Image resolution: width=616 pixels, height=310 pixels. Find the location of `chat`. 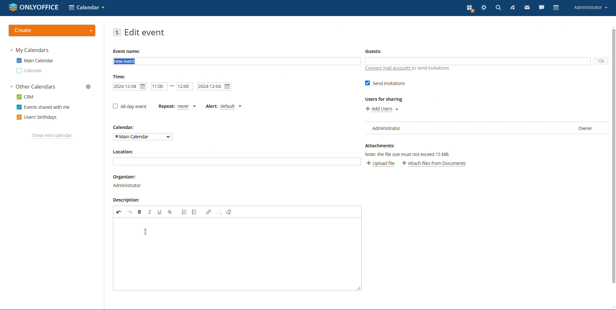

chat is located at coordinates (542, 8).